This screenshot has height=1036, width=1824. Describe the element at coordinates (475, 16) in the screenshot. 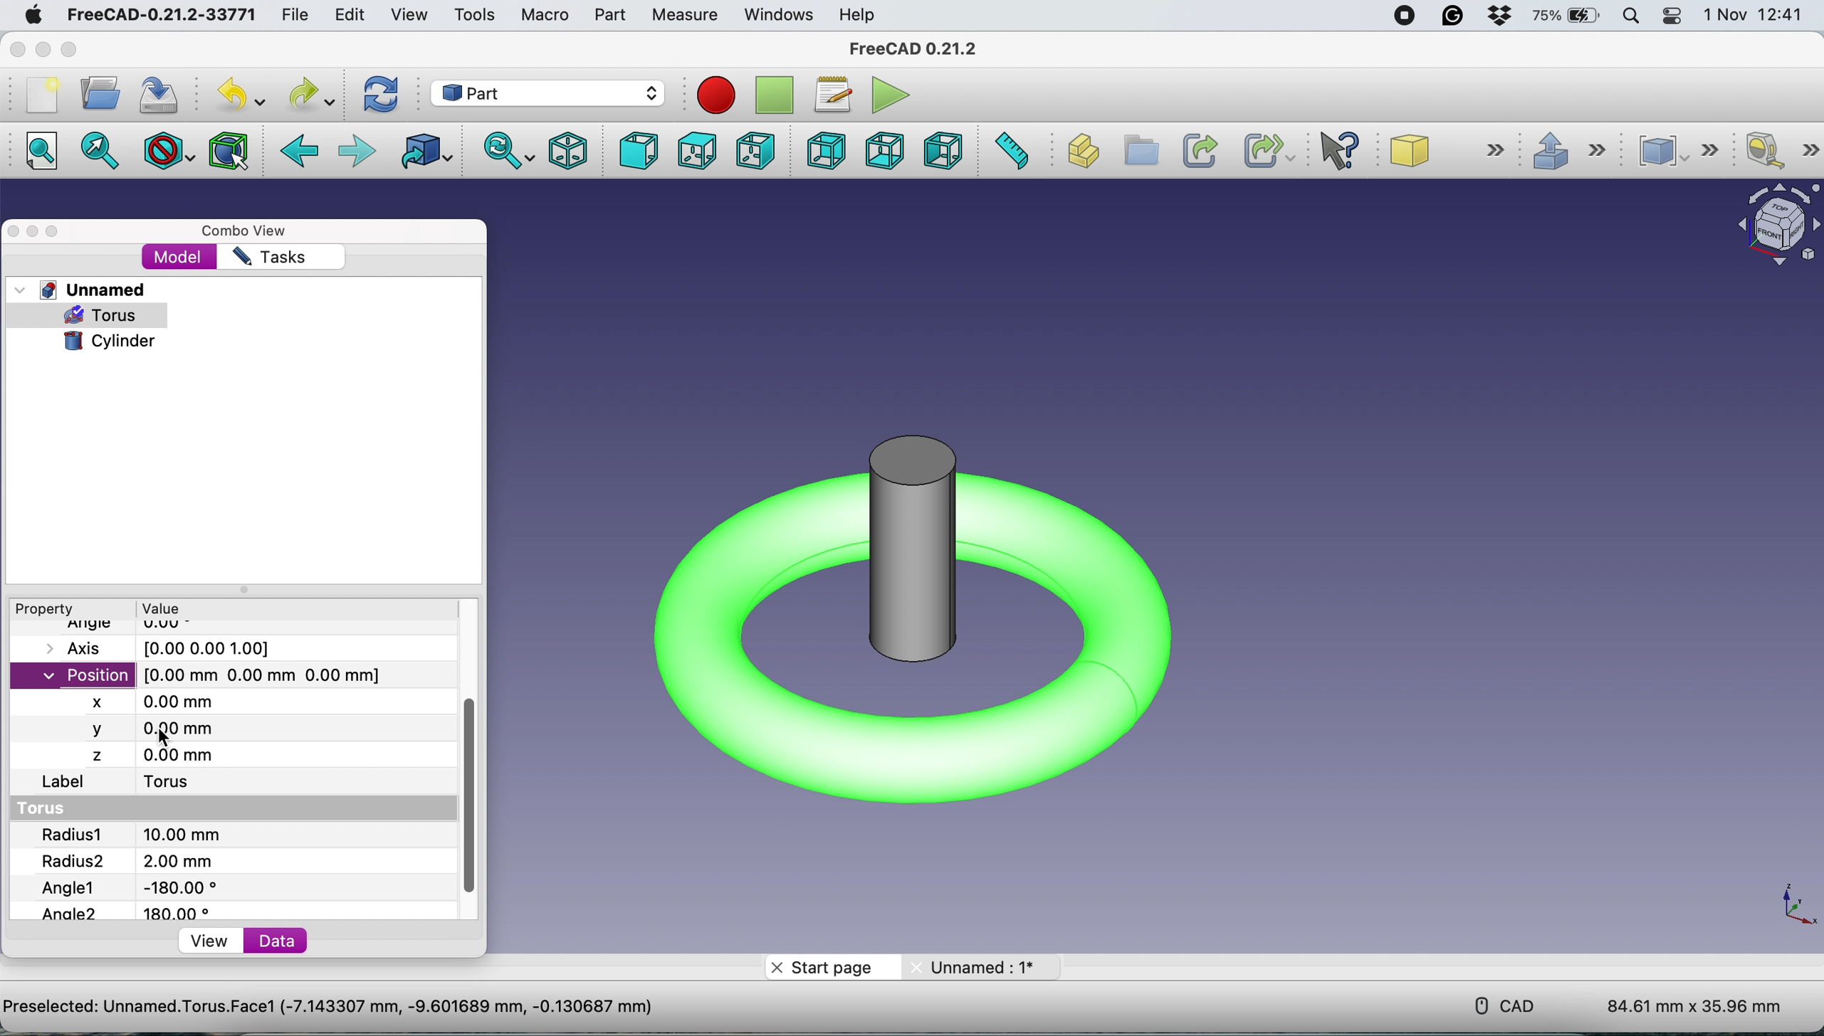

I see `tools` at that location.